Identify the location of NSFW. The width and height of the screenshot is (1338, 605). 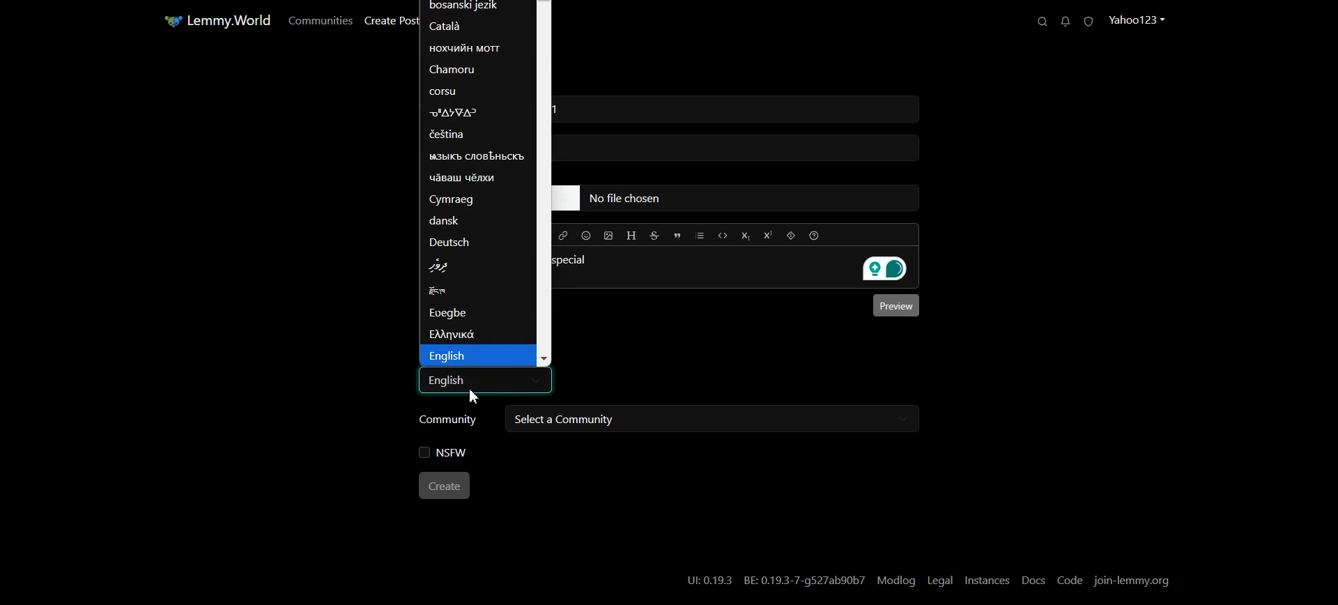
(444, 453).